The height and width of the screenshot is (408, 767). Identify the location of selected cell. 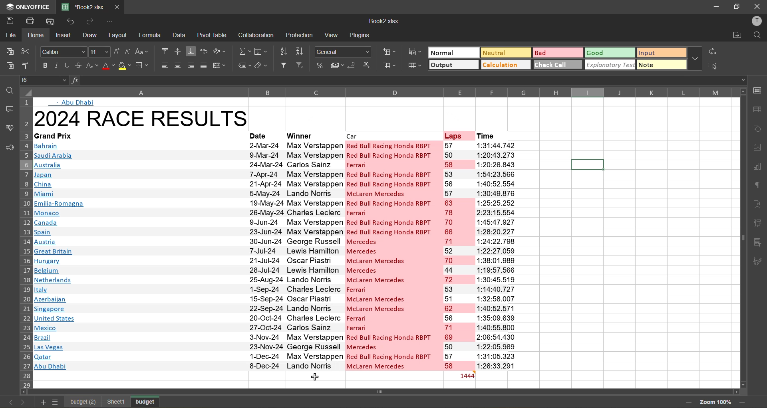
(587, 165).